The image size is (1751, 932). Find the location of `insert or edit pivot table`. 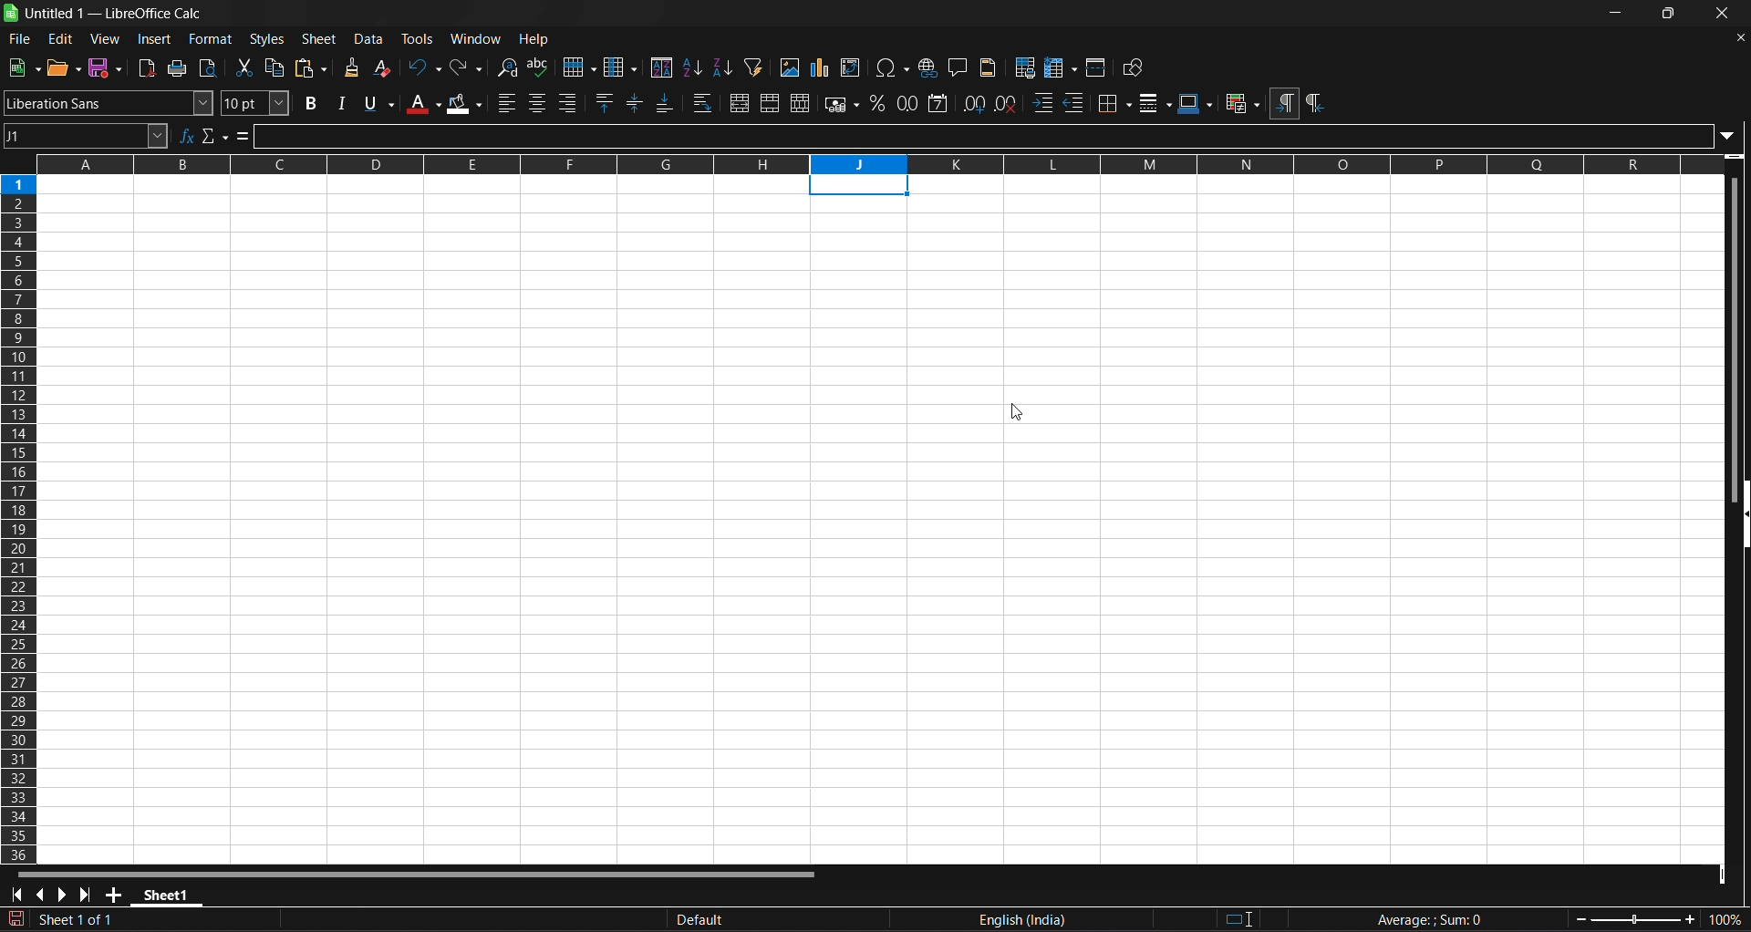

insert or edit pivot table is located at coordinates (851, 67).